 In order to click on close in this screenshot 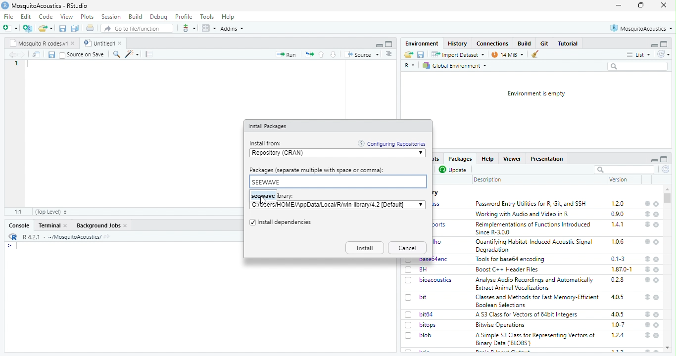, I will do `click(126, 226)`.